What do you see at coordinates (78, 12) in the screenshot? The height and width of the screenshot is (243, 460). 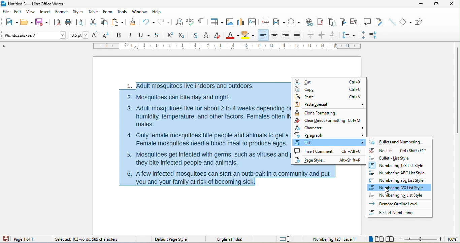 I see `styles` at bounding box center [78, 12].